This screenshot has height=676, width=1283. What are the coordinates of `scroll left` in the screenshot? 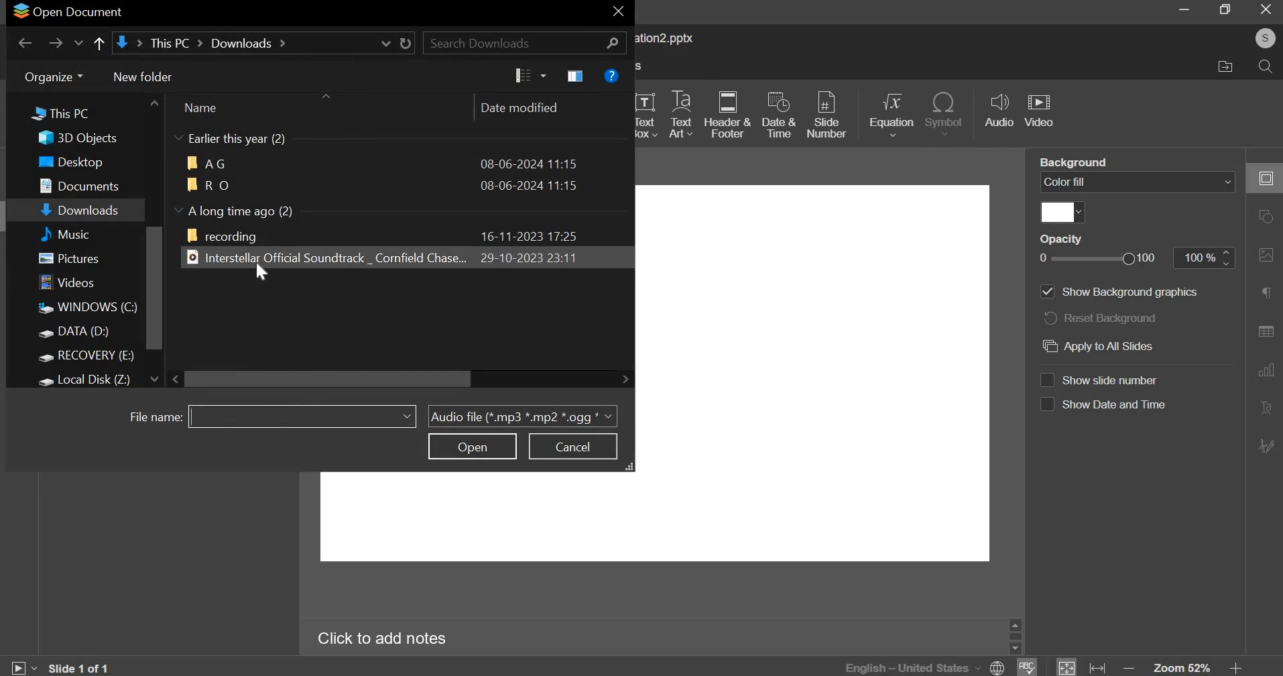 It's located at (178, 379).